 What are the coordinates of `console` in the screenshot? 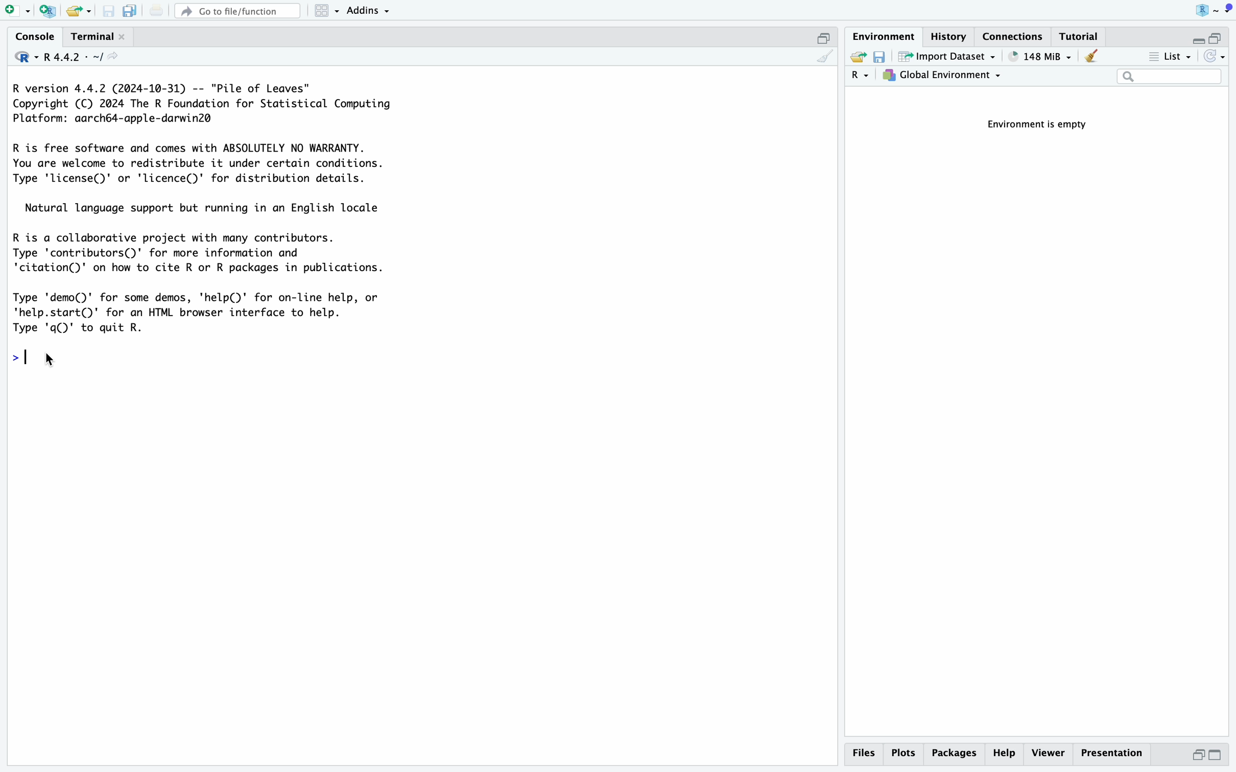 It's located at (824, 57).